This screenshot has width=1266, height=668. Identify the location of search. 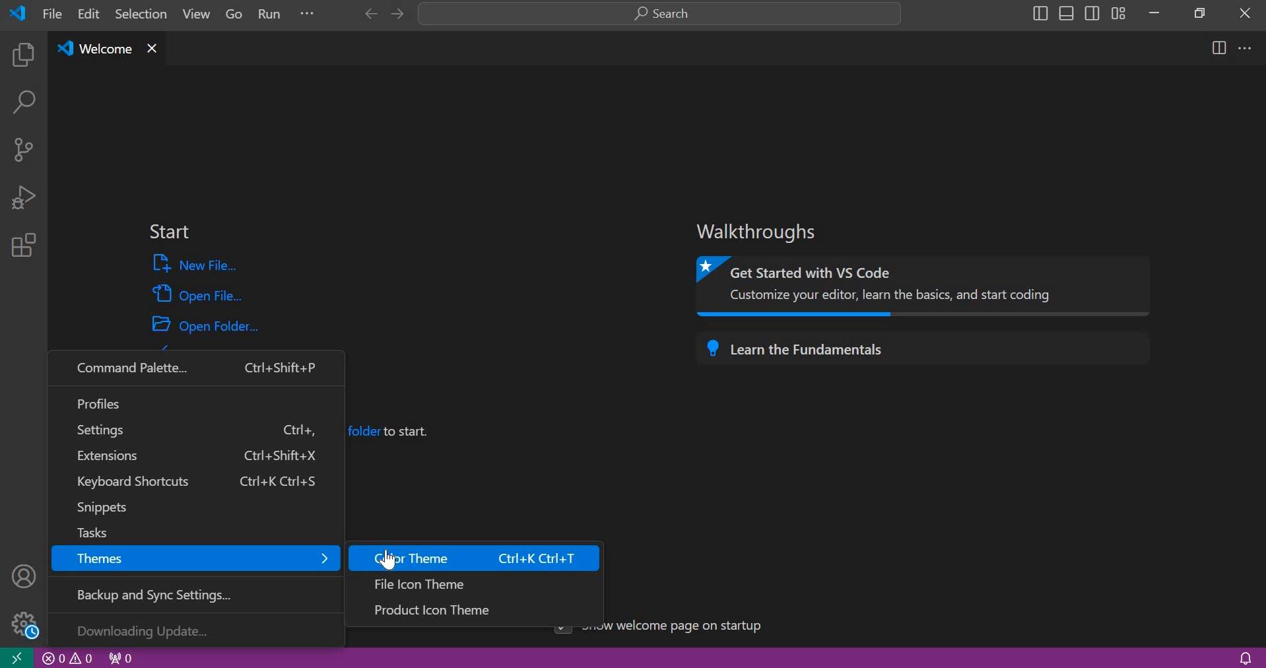
(23, 105).